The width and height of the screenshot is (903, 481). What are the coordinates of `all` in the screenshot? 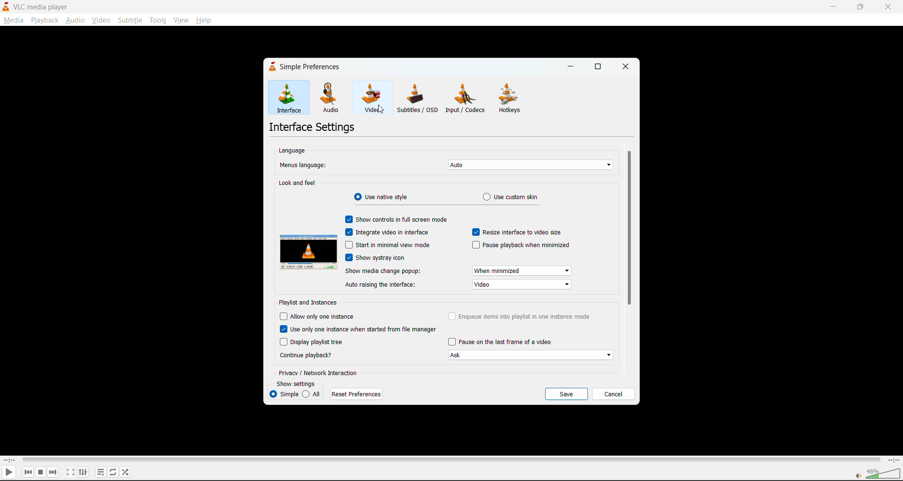 It's located at (313, 394).